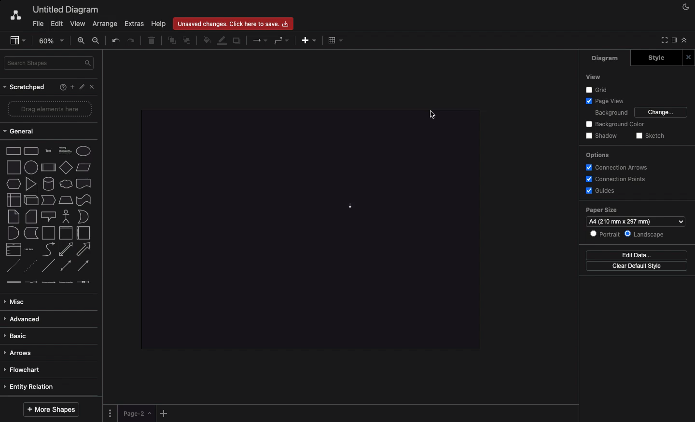 The image size is (695, 422). What do you see at coordinates (649, 136) in the screenshot?
I see `Sketch` at bounding box center [649, 136].